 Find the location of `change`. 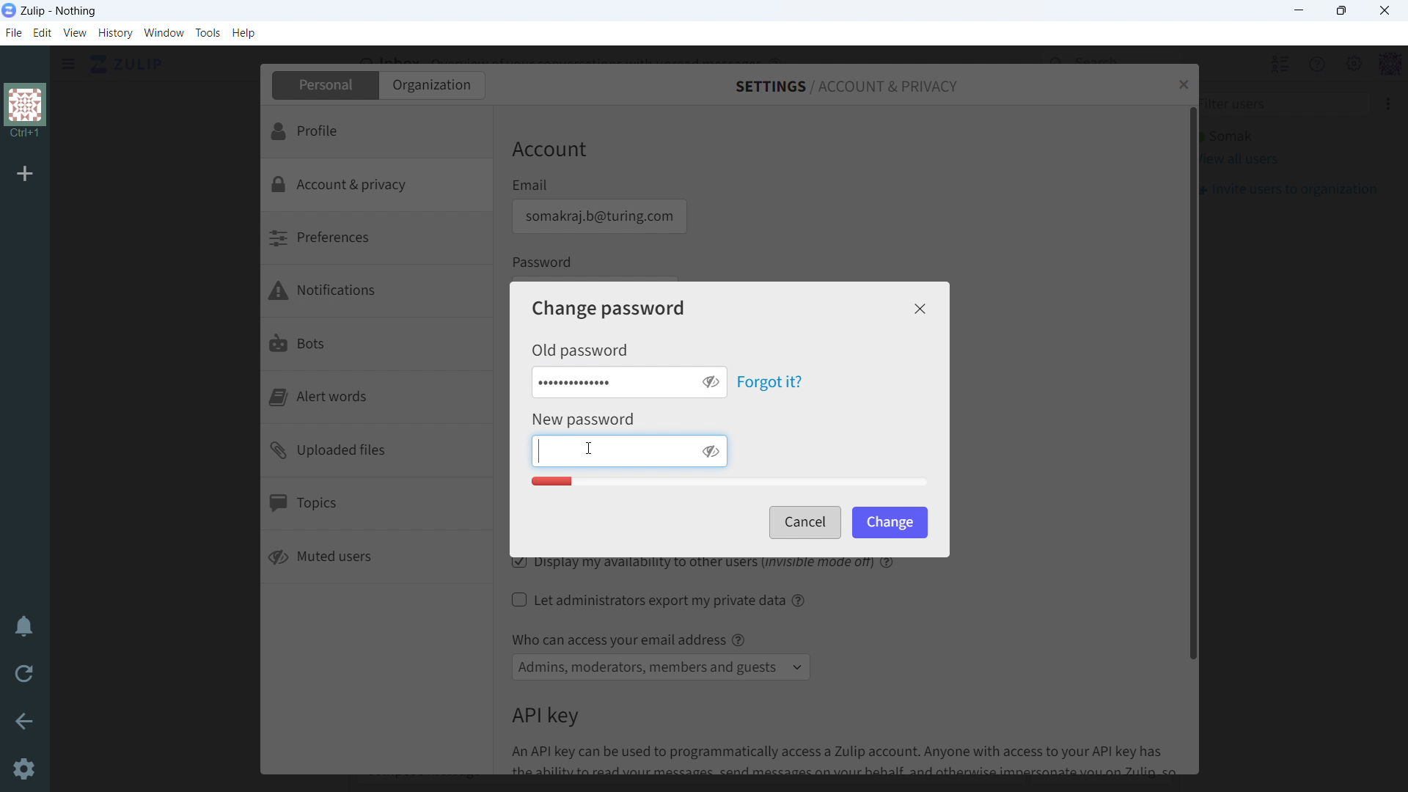

change is located at coordinates (889, 521).